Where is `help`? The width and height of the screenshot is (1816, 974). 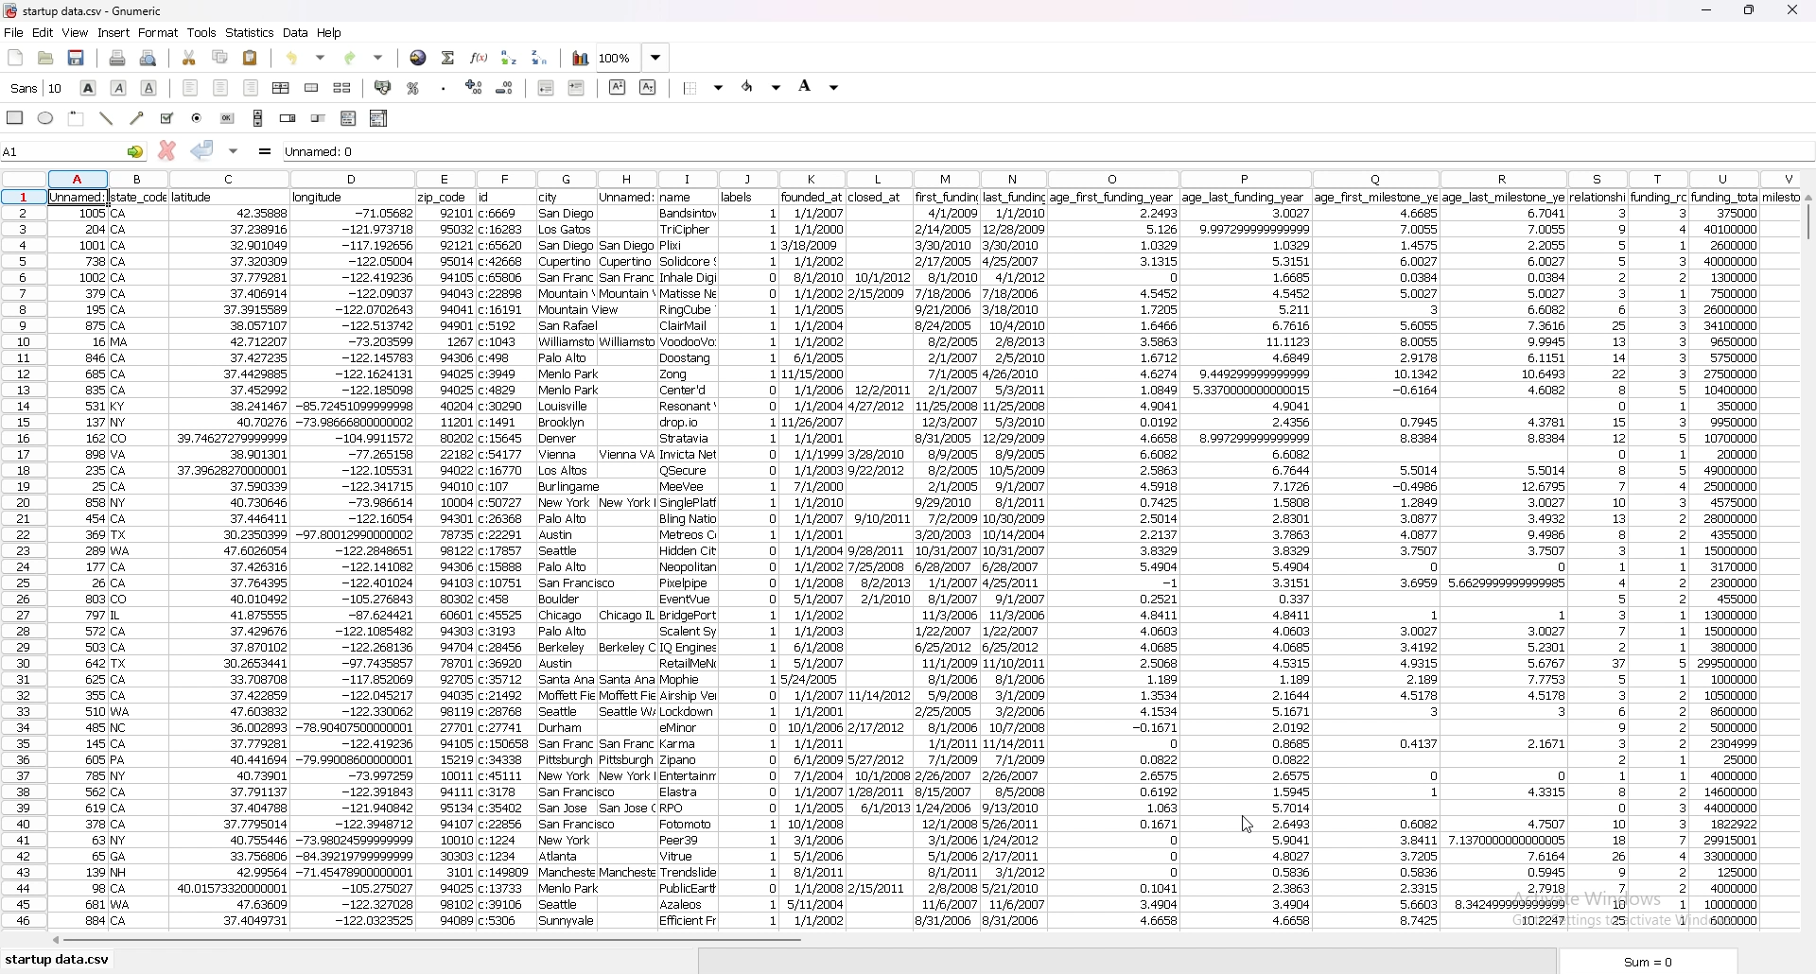
help is located at coordinates (330, 33).